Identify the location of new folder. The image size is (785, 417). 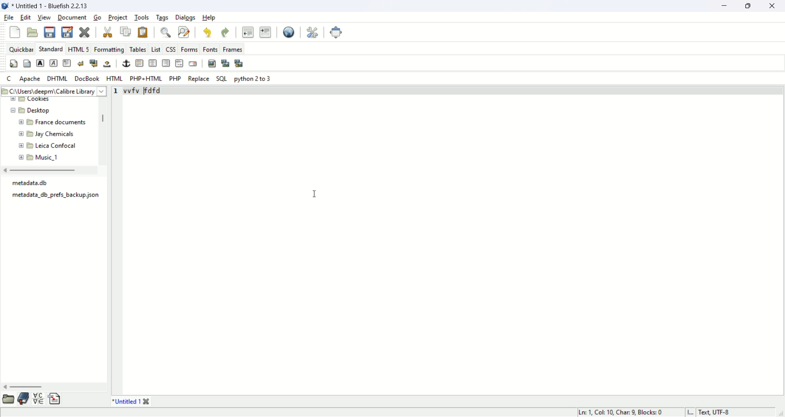
(32, 99).